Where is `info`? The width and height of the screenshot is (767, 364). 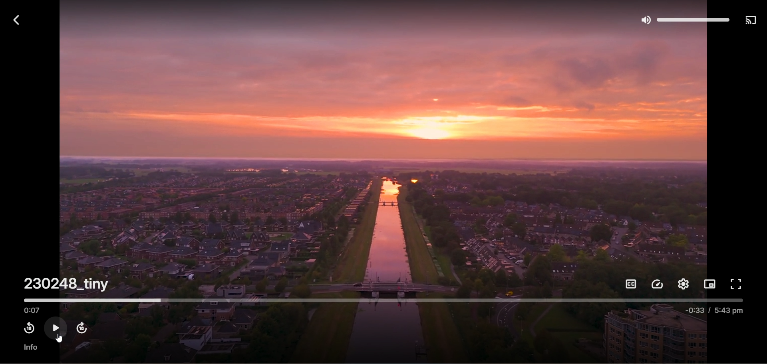
info is located at coordinates (32, 348).